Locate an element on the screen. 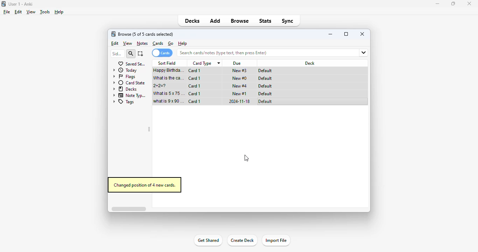 The height and width of the screenshot is (252, 478). card 1 is located at coordinates (195, 78).